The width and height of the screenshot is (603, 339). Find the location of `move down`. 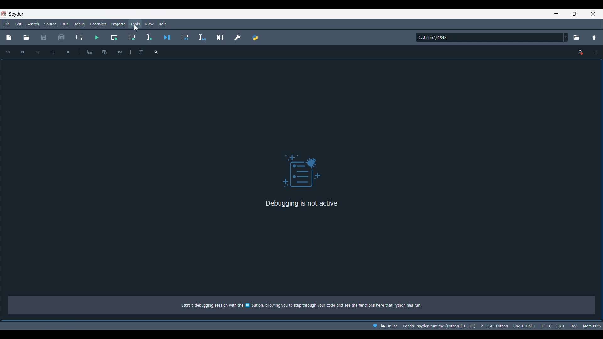

move down is located at coordinates (37, 52).